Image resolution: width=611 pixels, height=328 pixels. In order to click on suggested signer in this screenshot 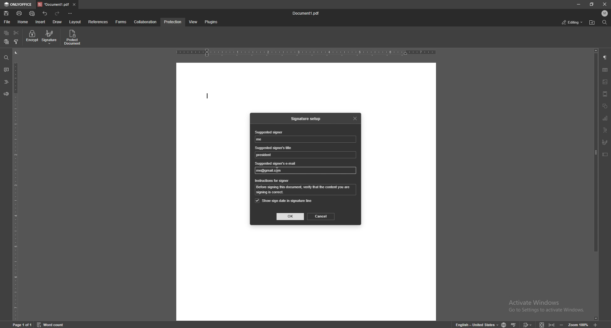, I will do `click(268, 132)`.